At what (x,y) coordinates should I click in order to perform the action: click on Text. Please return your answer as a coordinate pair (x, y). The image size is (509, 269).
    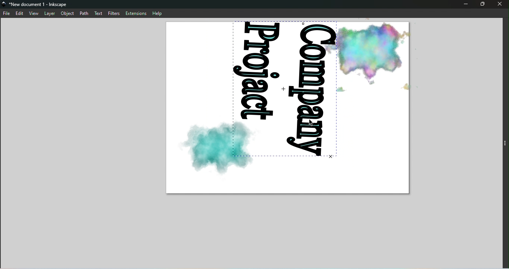
    Looking at the image, I should click on (99, 13).